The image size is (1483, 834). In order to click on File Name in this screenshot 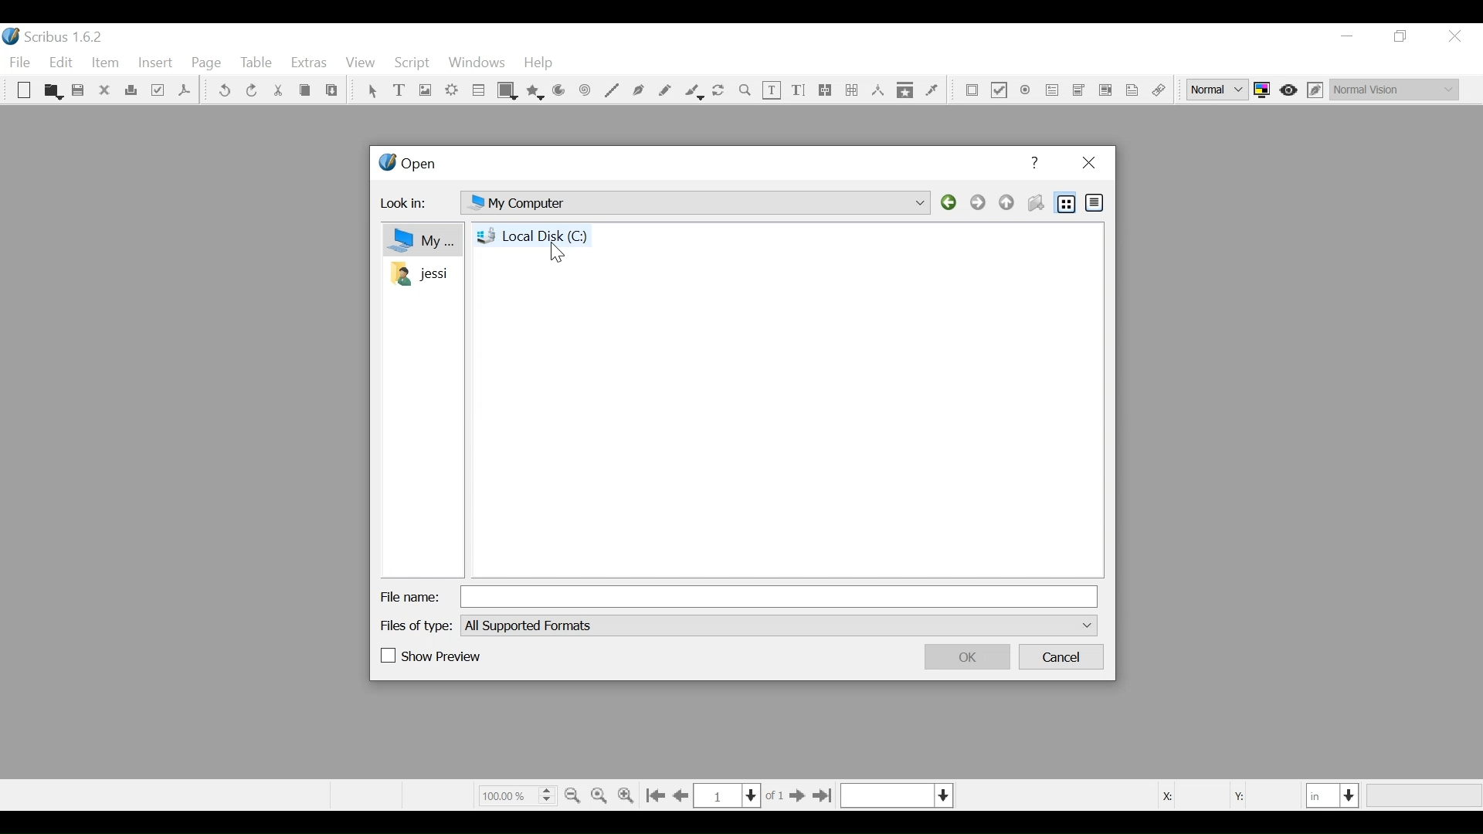, I will do `click(410, 597)`.